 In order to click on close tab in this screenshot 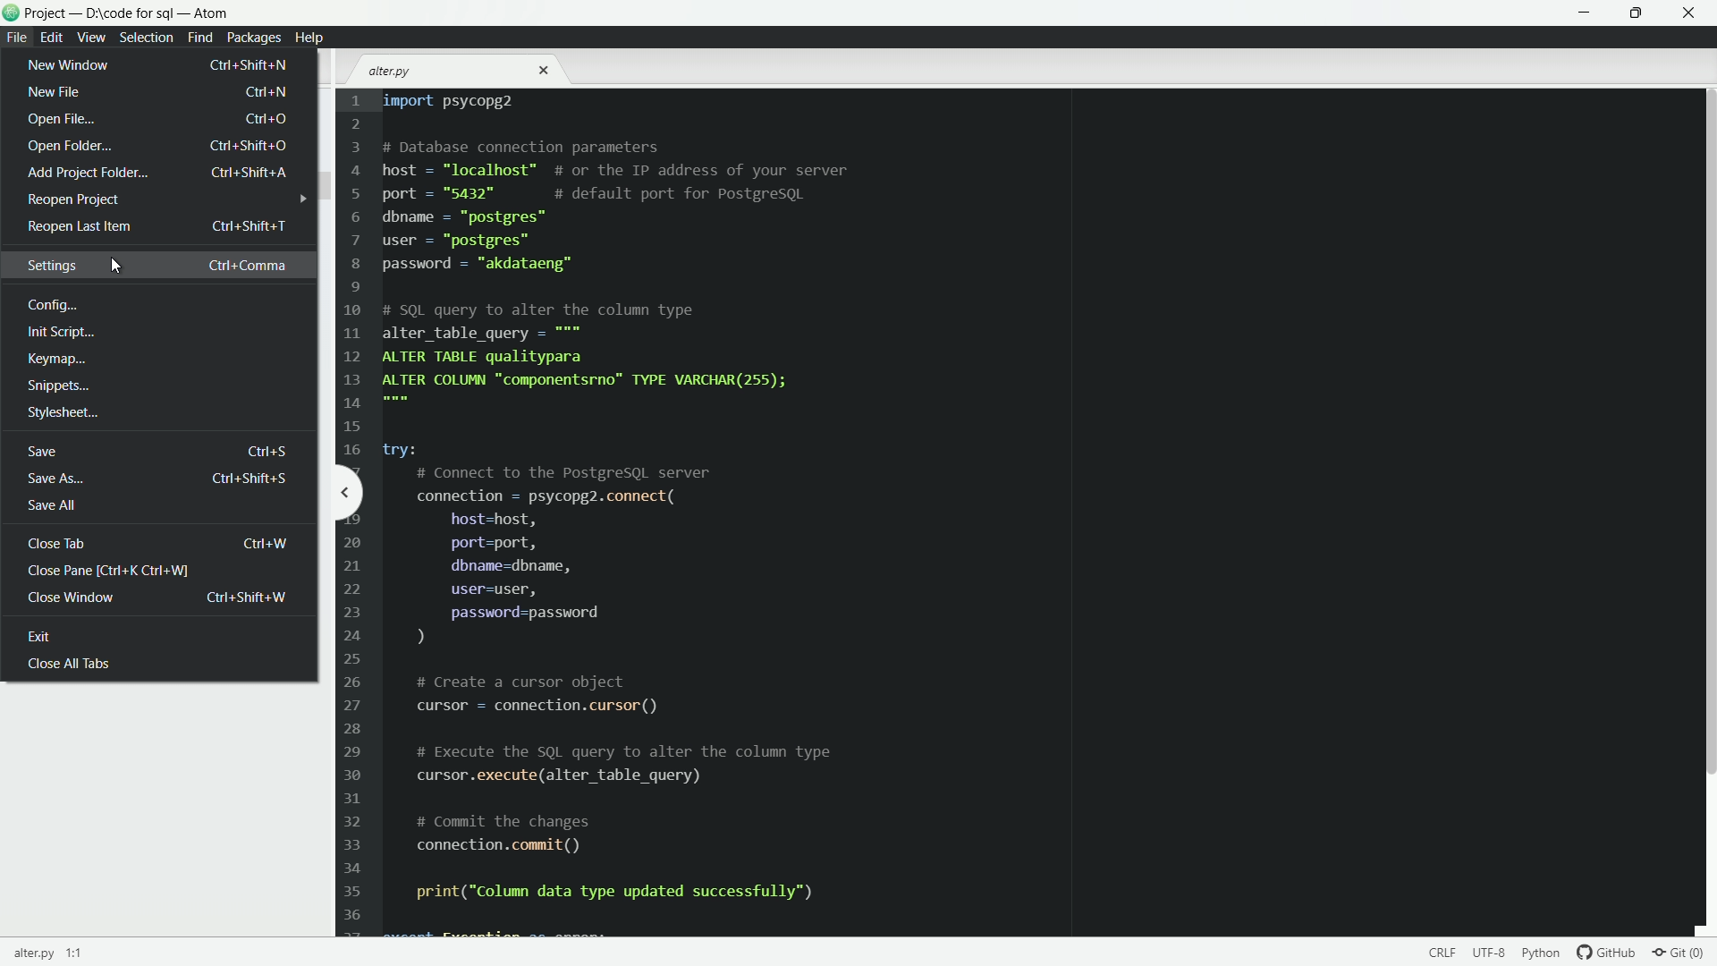, I will do `click(159, 542)`.